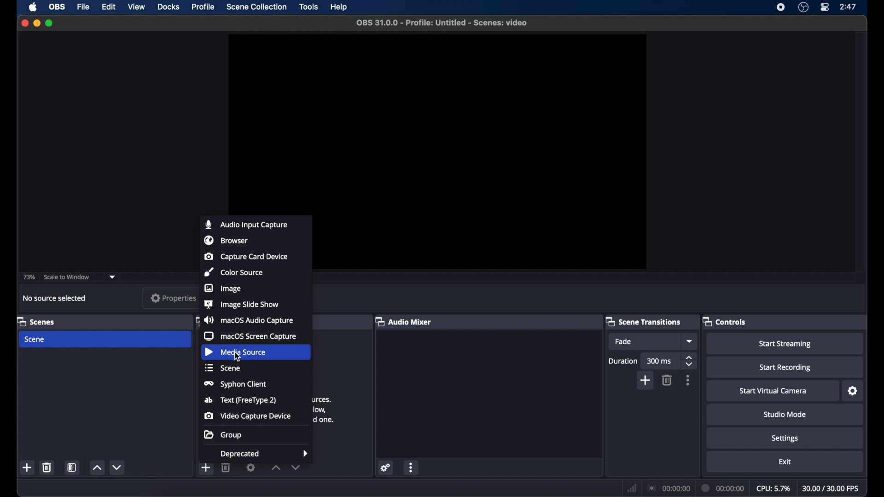 The image size is (884, 497). I want to click on deprecated, so click(265, 455).